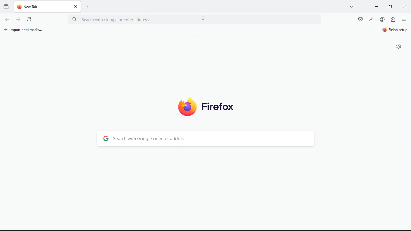  What do you see at coordinates (403, 7) in the screenshot?
I see `close` at bounding box center [403, 7].